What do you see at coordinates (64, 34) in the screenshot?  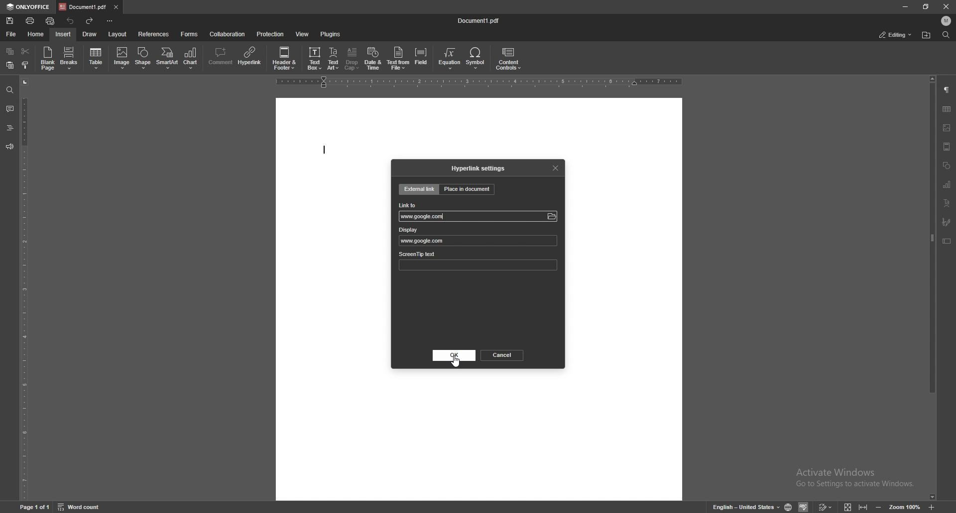 I see `insert` at bounding box center [64, 34].